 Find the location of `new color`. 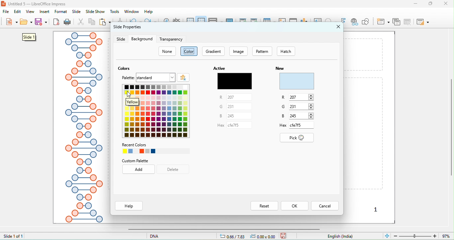

new color is located at coordinates (297, 81).